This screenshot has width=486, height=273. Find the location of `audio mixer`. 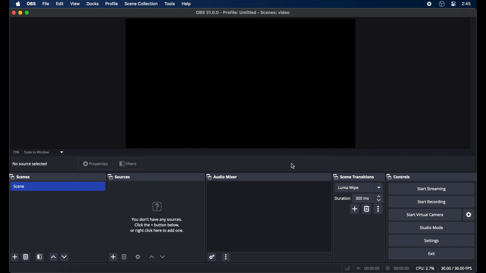

audio mixer is located at coordinates (222, 177).